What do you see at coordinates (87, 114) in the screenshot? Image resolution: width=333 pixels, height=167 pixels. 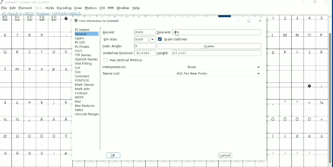 I see `Unicode Ranges` at bounding box center [87, 114].